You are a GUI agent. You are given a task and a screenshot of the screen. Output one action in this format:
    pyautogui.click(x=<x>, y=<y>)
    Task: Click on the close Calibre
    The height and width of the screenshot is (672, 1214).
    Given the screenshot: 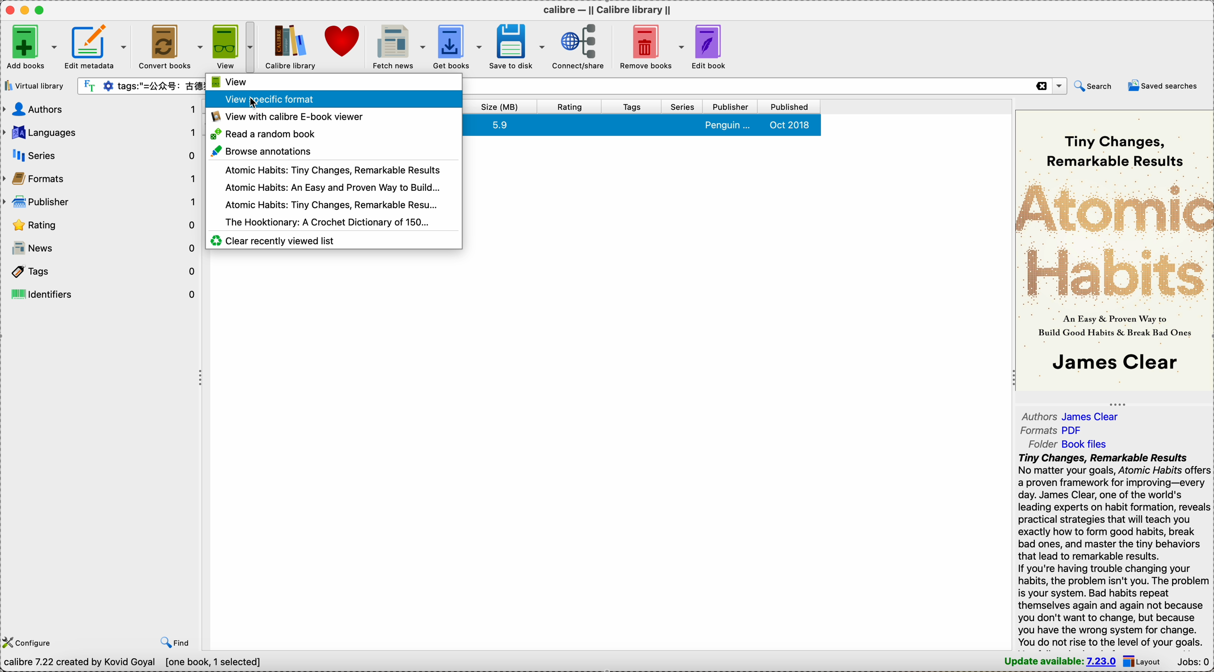 What is the action you would take?
    pyautogui.click(x=8, y=9)
    